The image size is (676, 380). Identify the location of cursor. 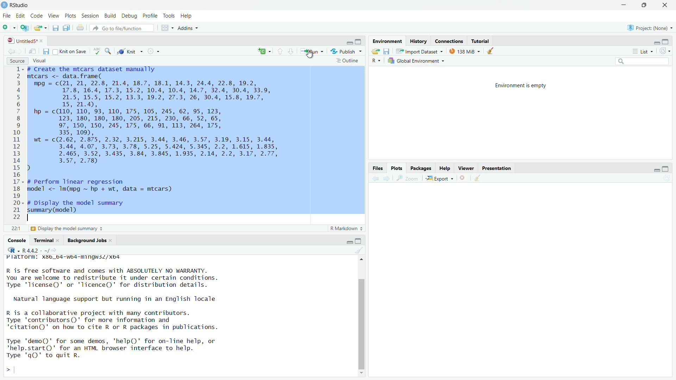
(310, 55).